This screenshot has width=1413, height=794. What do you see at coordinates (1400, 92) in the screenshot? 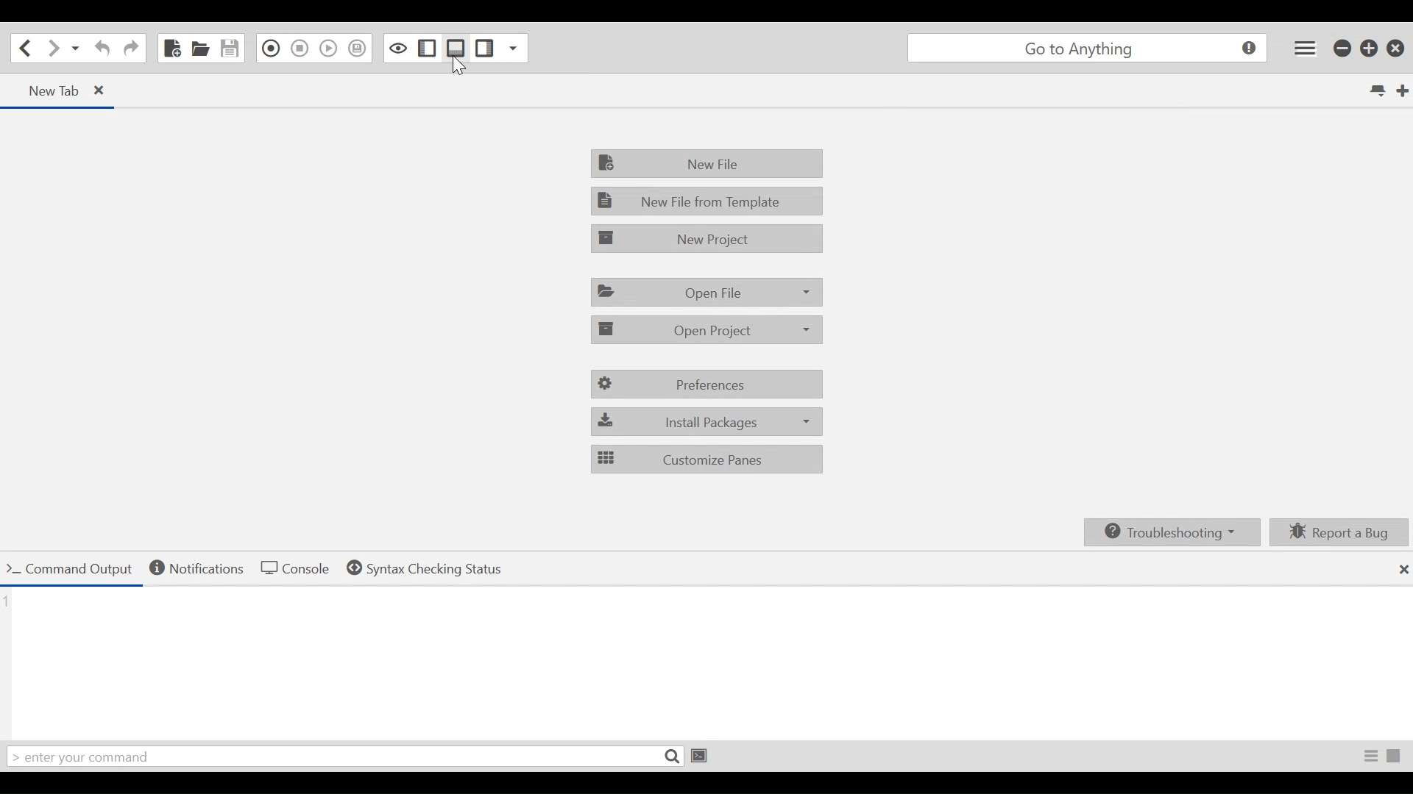
I see `New Tab` at bounding box center [1400, 92].